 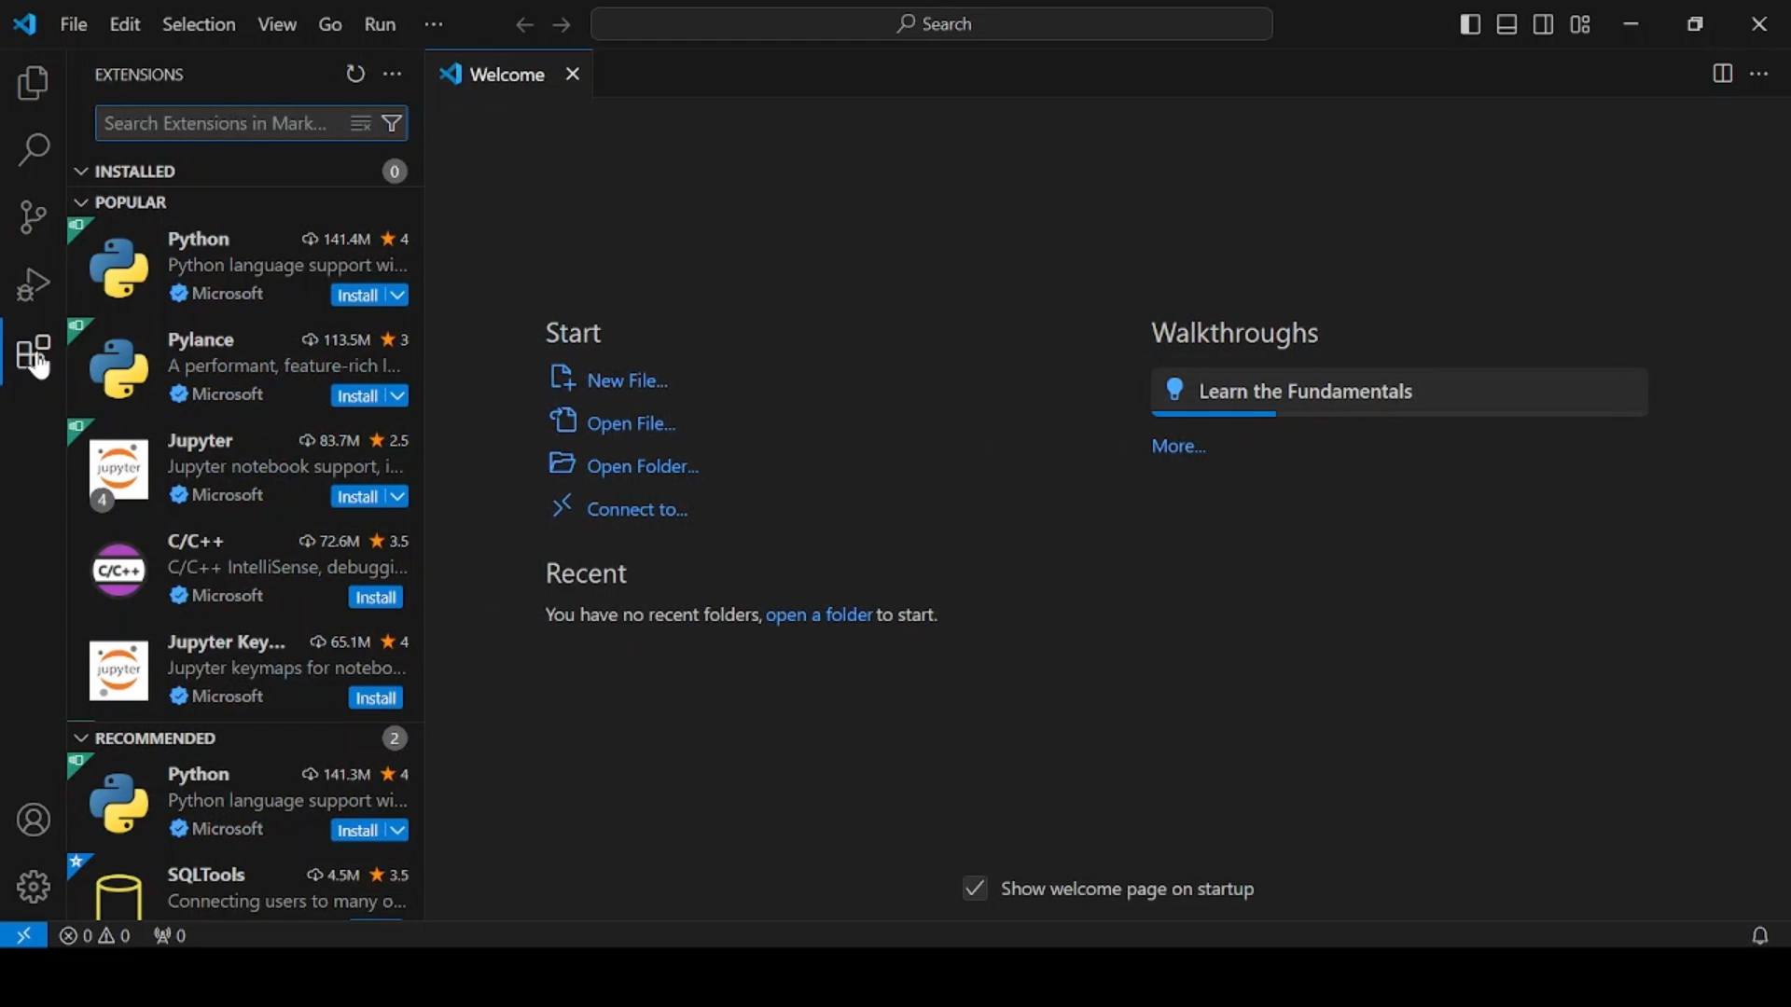 What do you see at coordinates (126, 172) in the screenshot?
I see `installed` at bounding box center [126, 172].